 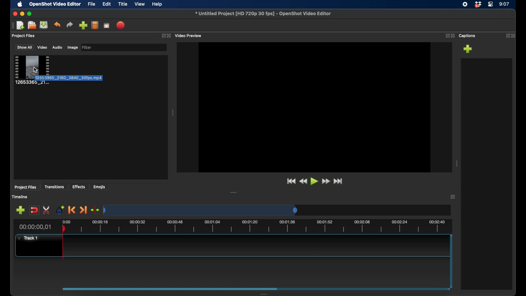 I want to click on drag handle, so click(x=233, y=192).